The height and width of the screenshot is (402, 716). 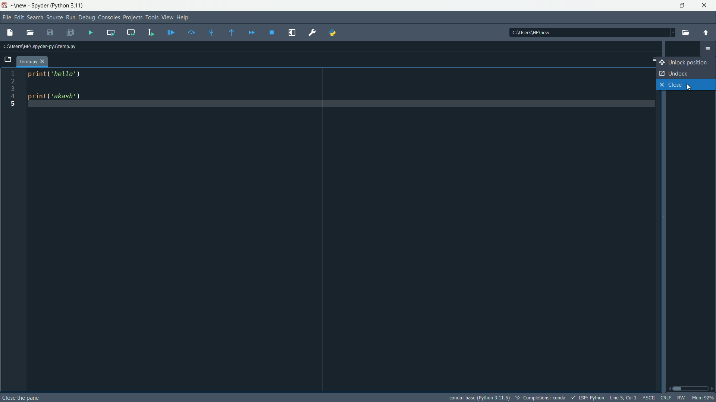 I want to click on Tools Menu, so click(x=152, y=17).